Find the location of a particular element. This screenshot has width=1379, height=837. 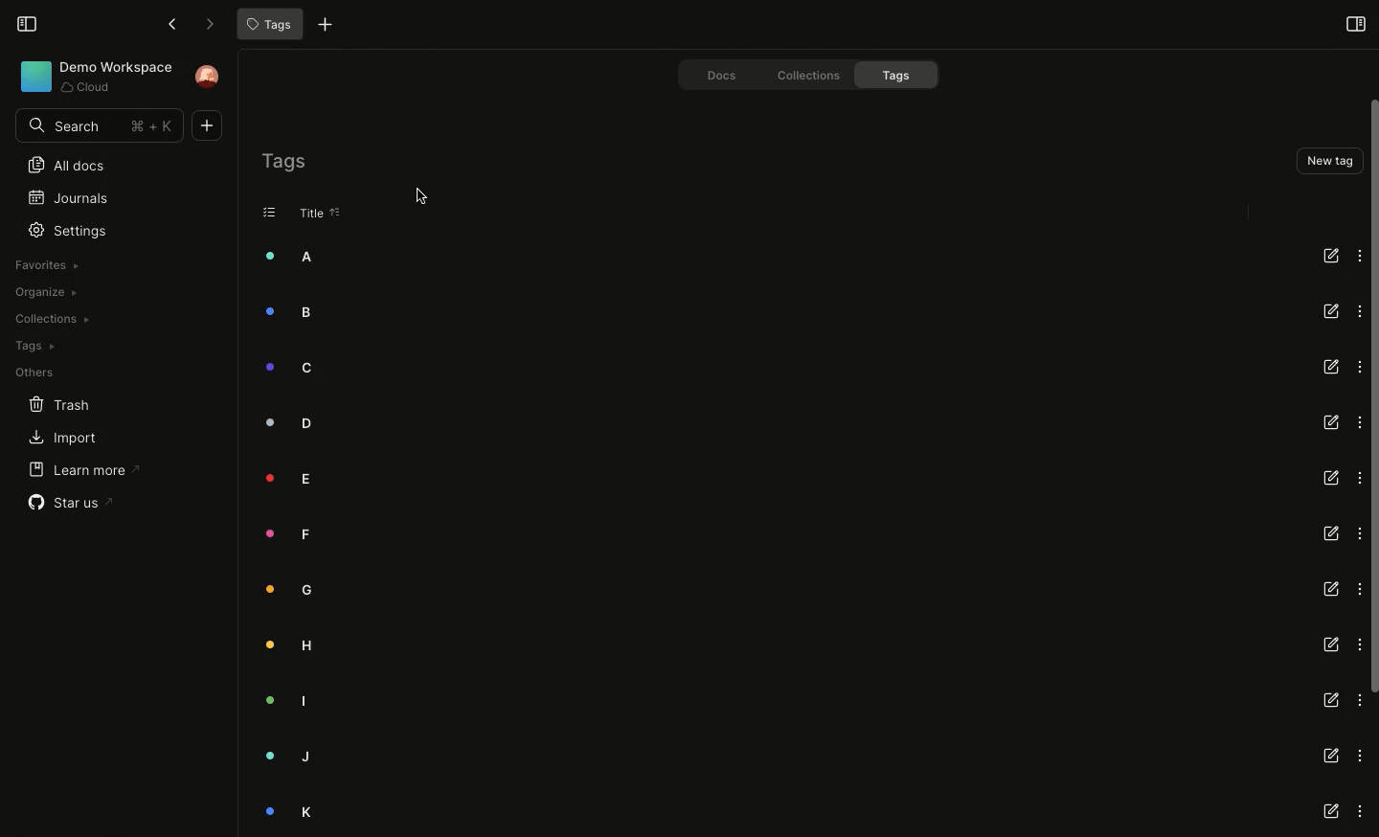

Collections is located at coordinates (50, 319).